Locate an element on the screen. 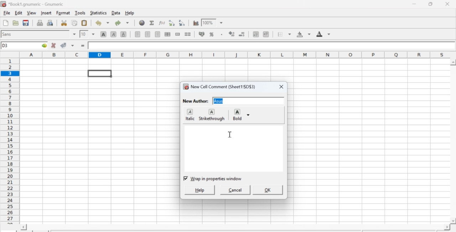  Undo is located at coordinates (102, 23).